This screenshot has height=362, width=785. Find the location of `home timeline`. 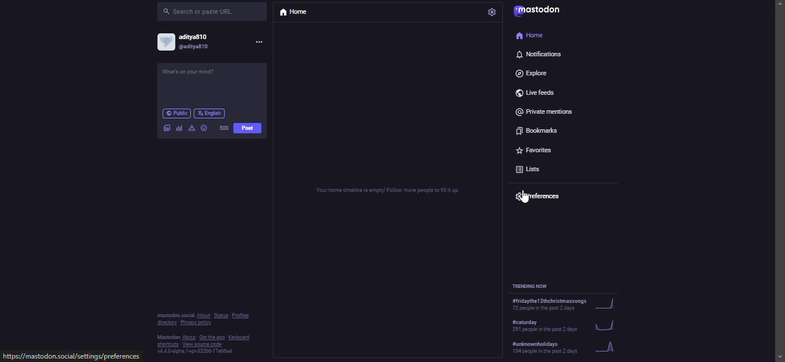

home timeline is located at coordinates (385, 191).